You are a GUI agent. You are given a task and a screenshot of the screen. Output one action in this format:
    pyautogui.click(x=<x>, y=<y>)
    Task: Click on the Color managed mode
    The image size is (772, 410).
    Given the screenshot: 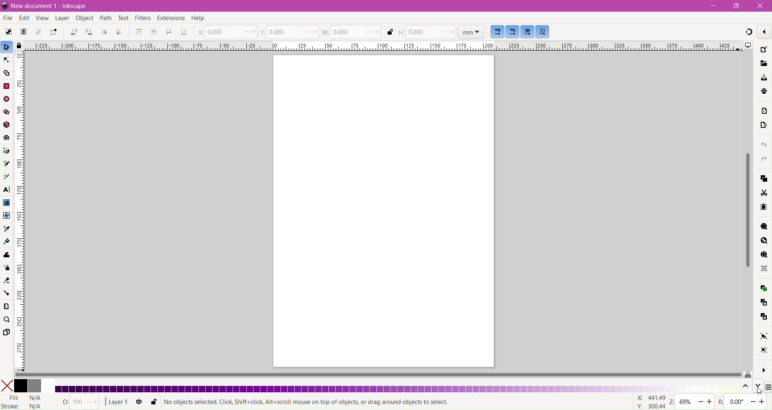 What is the action you would take?
    pyautogui.click(x=748, y=375)
    